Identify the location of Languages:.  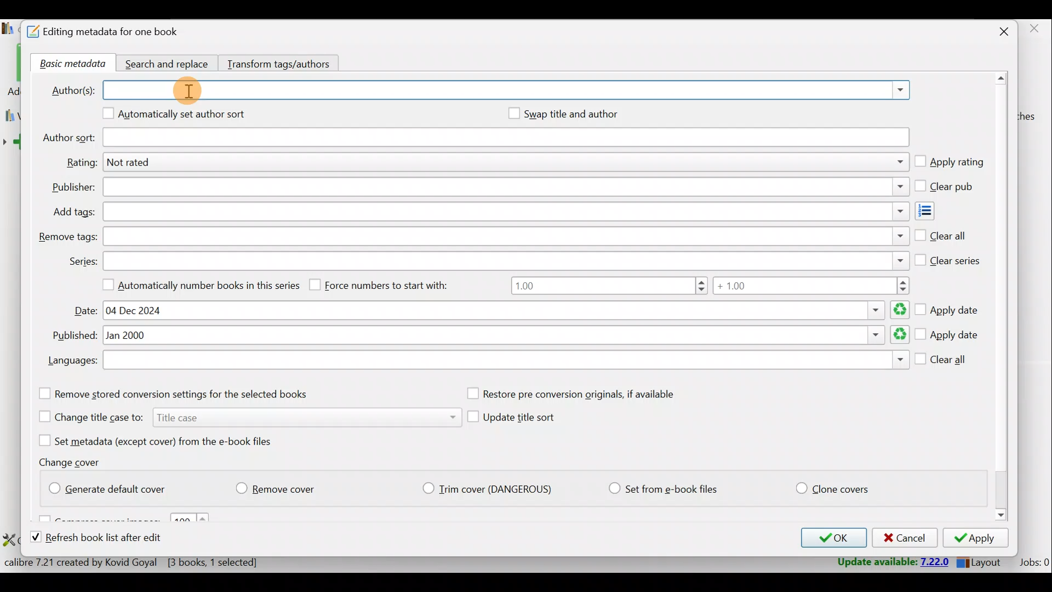
(71, 362).